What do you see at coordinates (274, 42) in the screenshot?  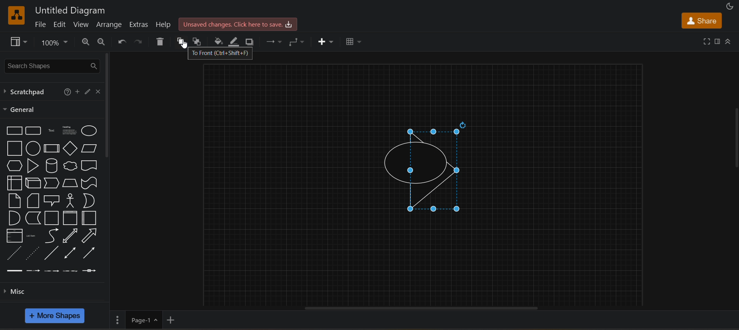 I see `connection` at bounding box center [274, 42].